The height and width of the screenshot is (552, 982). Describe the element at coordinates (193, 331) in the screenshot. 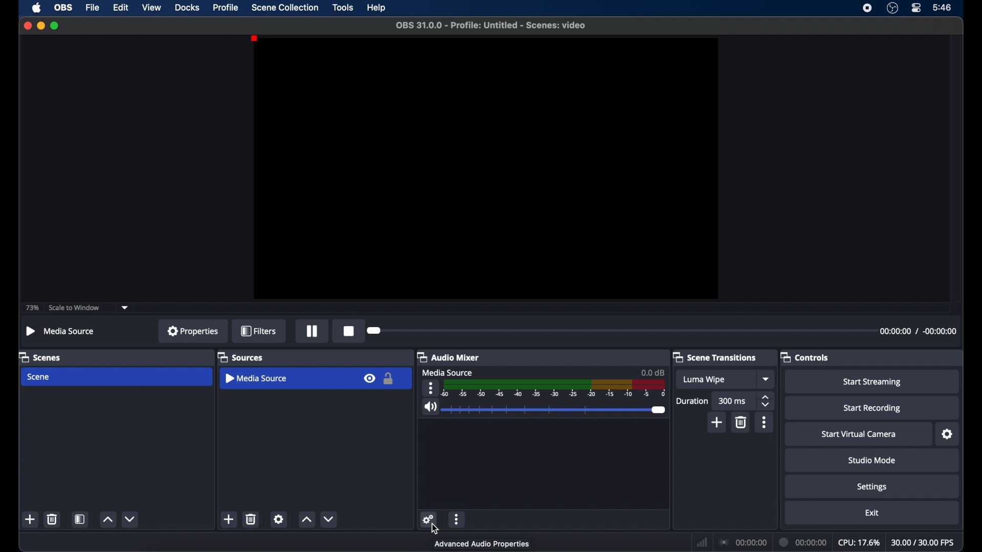

I see `properties` at that location.